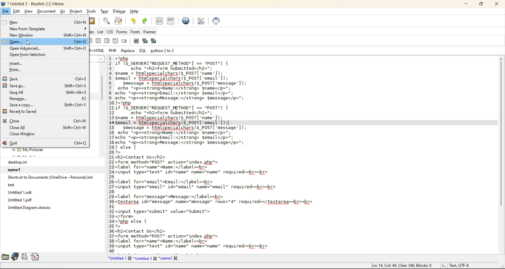 The image size is (505, 269). What do you see at coordinates (52, 192) in the screenshot?
I see `Untitled 1.odt` at bounding box center [52, 192].